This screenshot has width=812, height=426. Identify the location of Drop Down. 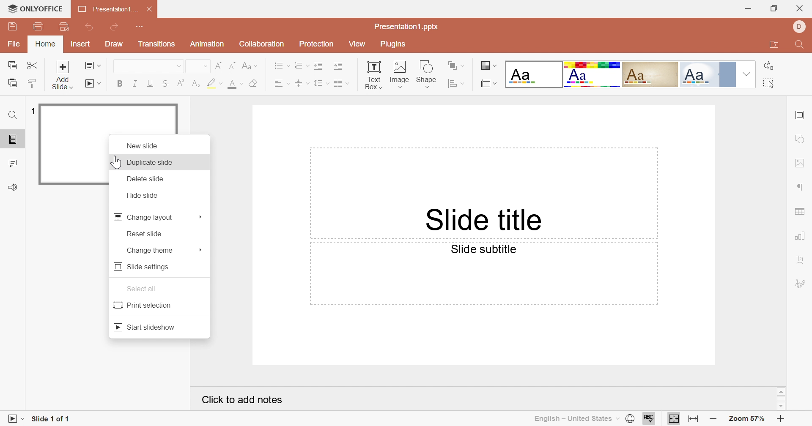
(204, 66).